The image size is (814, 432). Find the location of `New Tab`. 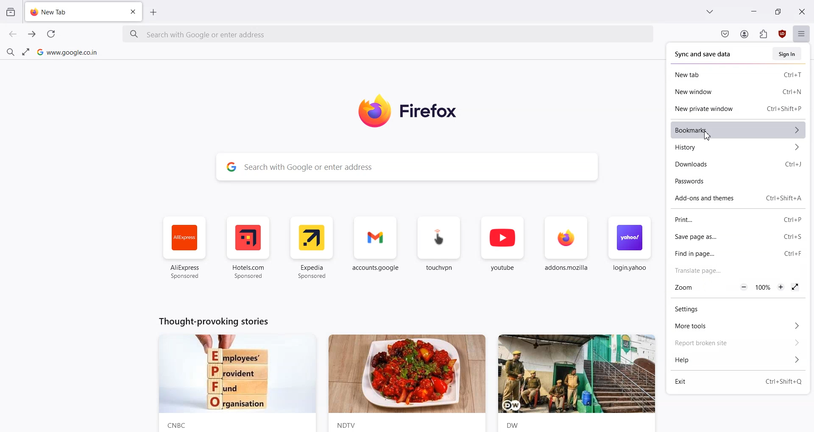

New Tab is located at coordinates (72, 12).